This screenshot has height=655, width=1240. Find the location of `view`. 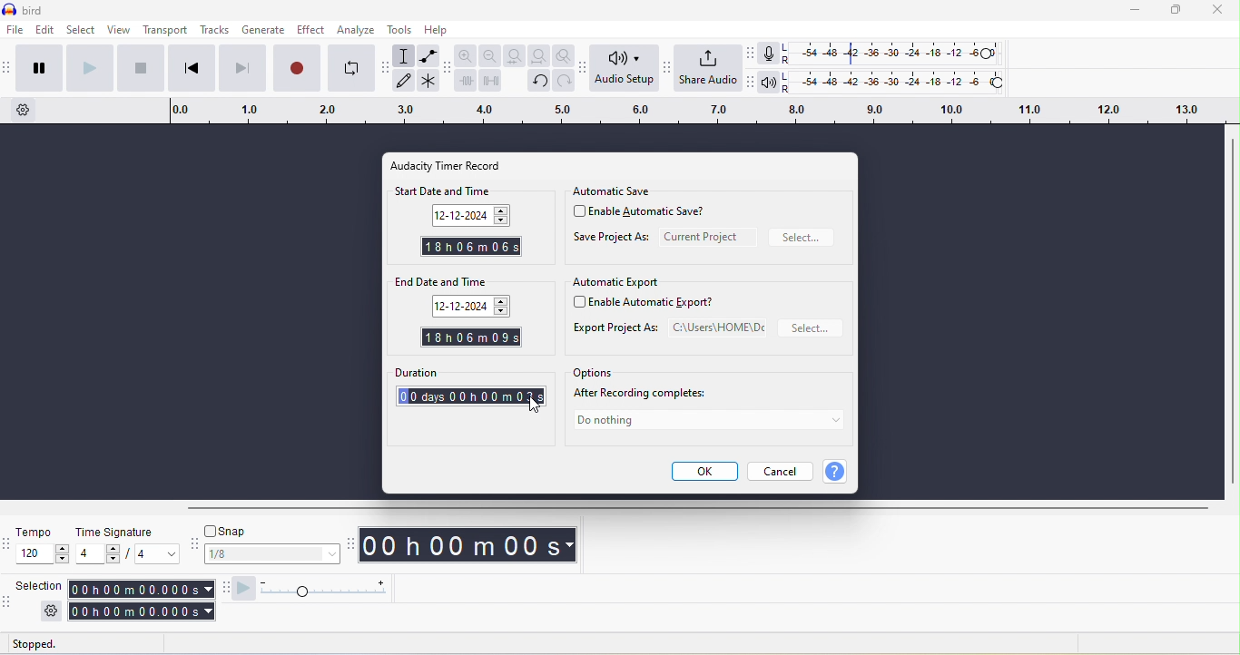

view is located at coordinates (123, 32).